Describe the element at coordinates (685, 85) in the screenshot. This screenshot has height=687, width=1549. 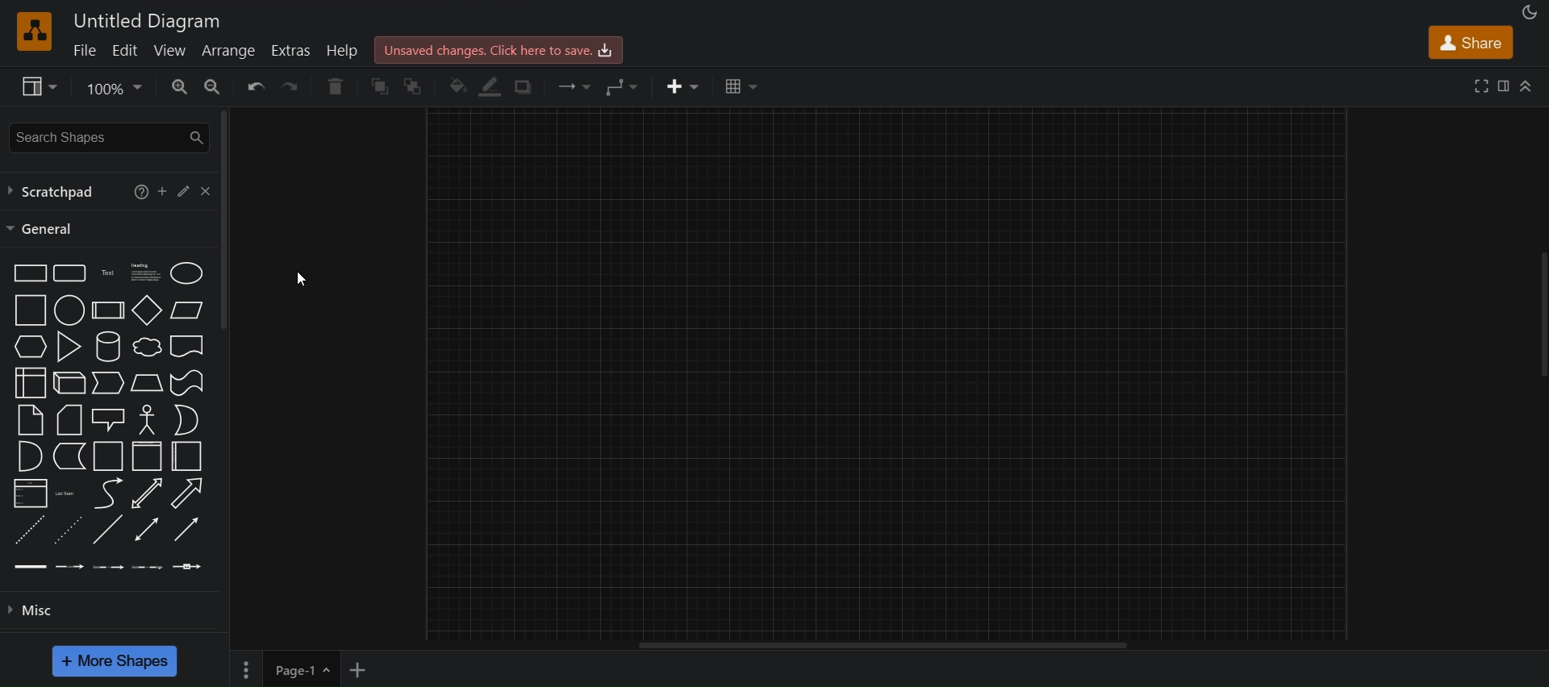
I see `insert` at that location.